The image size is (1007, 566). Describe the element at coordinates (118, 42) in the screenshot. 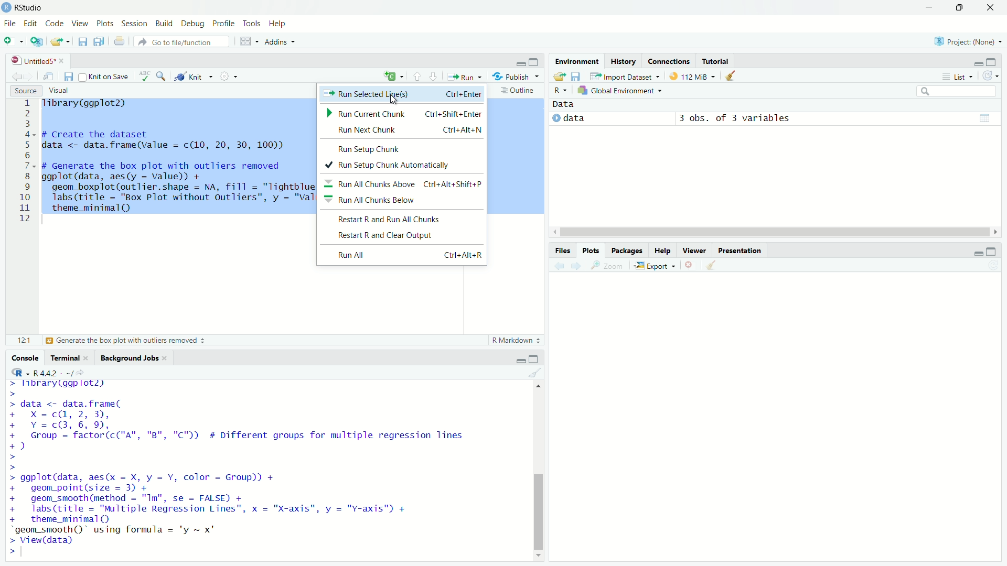

I see `print` at that location.